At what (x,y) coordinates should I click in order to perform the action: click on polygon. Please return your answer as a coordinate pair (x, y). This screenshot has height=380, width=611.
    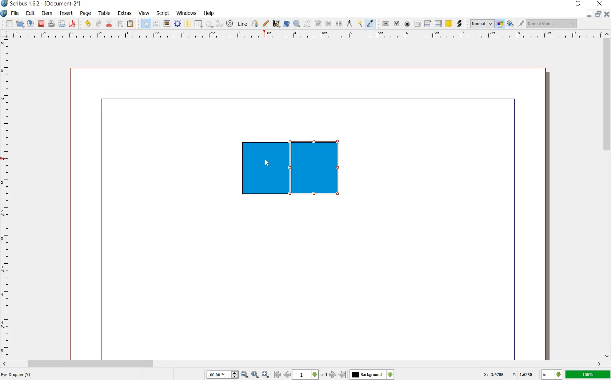
    Looking at the image, I should click on (209, 24).